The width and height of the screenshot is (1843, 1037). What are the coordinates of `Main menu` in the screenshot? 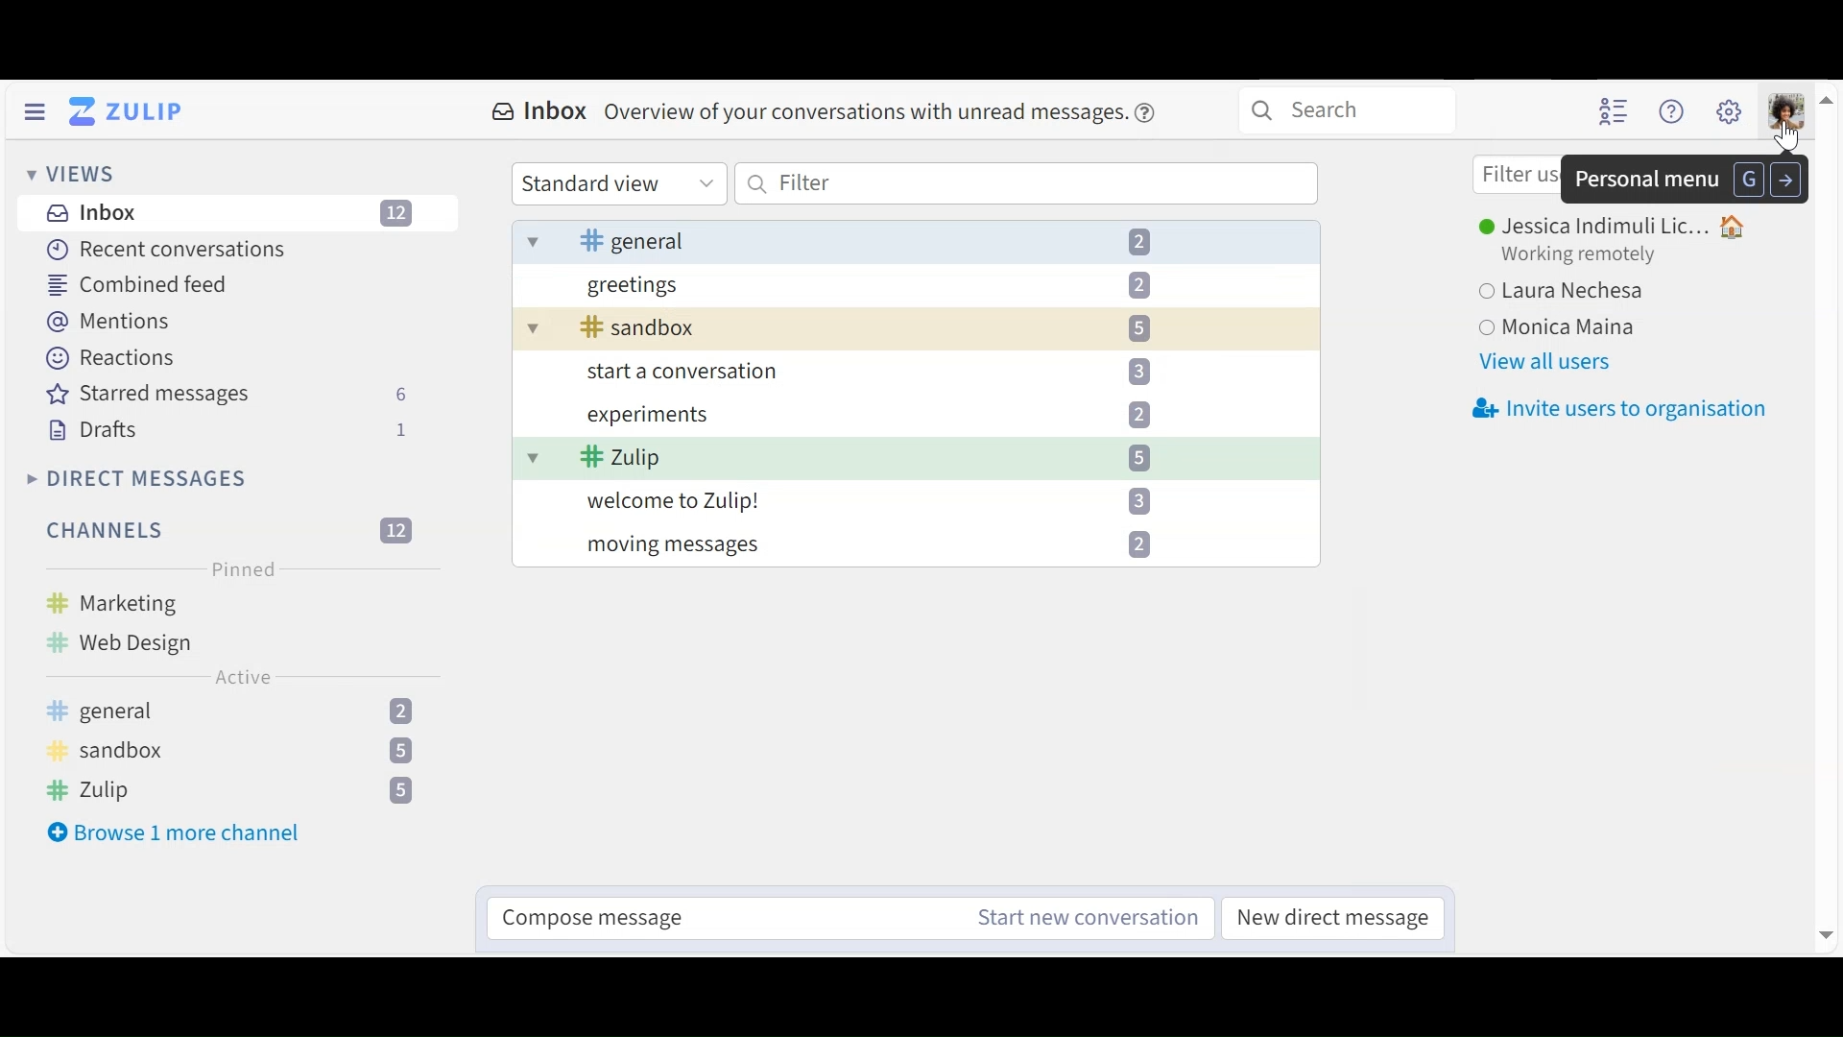 It's located at (1729, 112).